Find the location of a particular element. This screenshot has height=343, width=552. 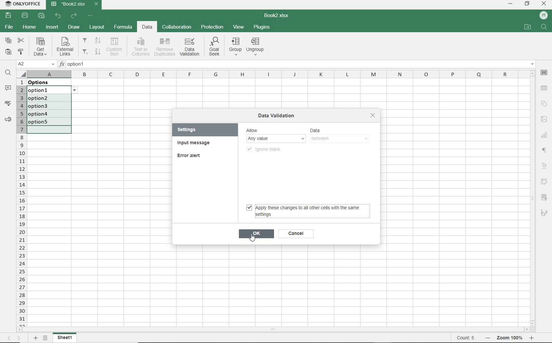

RESTORE DOWN is located at coordinates (527, 4).